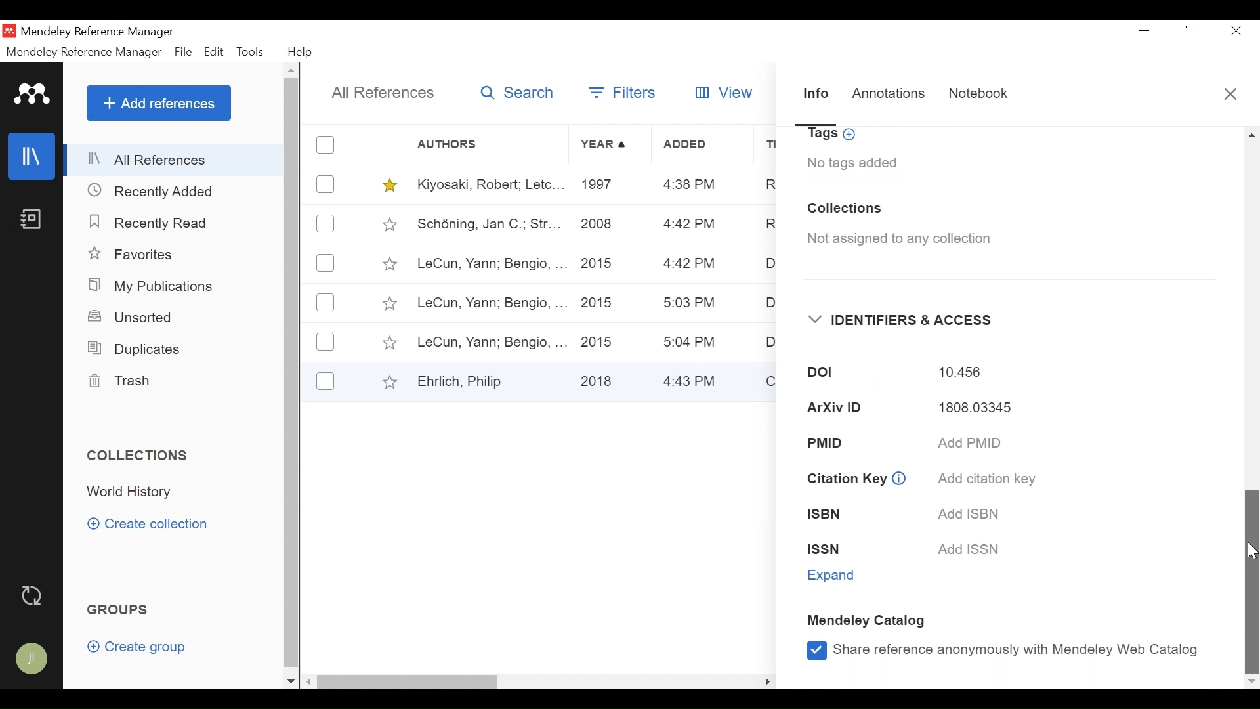 This screenshot has height=709, width=1260. I want to click on 5:04 PM, so click(692, 342).